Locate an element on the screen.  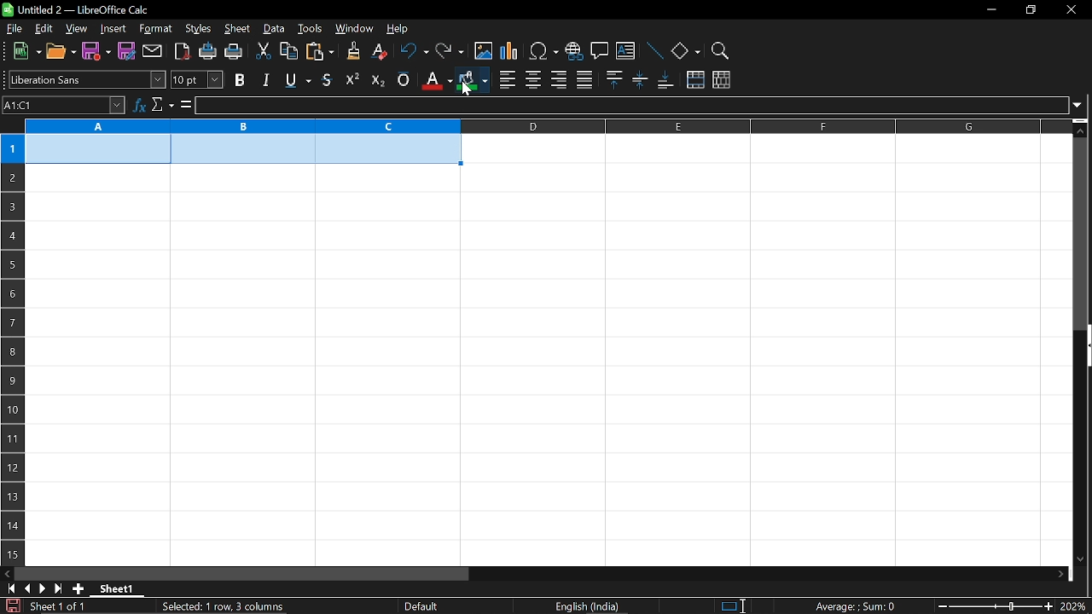
standard selection is located at coordinates (734, 606).